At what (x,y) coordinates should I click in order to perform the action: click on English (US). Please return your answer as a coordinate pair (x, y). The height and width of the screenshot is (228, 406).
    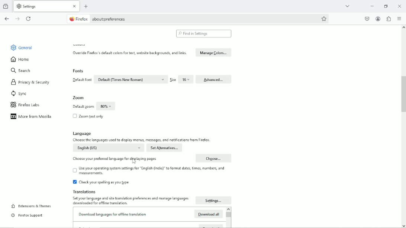
    Looking at the image, I should click on (108, 148).